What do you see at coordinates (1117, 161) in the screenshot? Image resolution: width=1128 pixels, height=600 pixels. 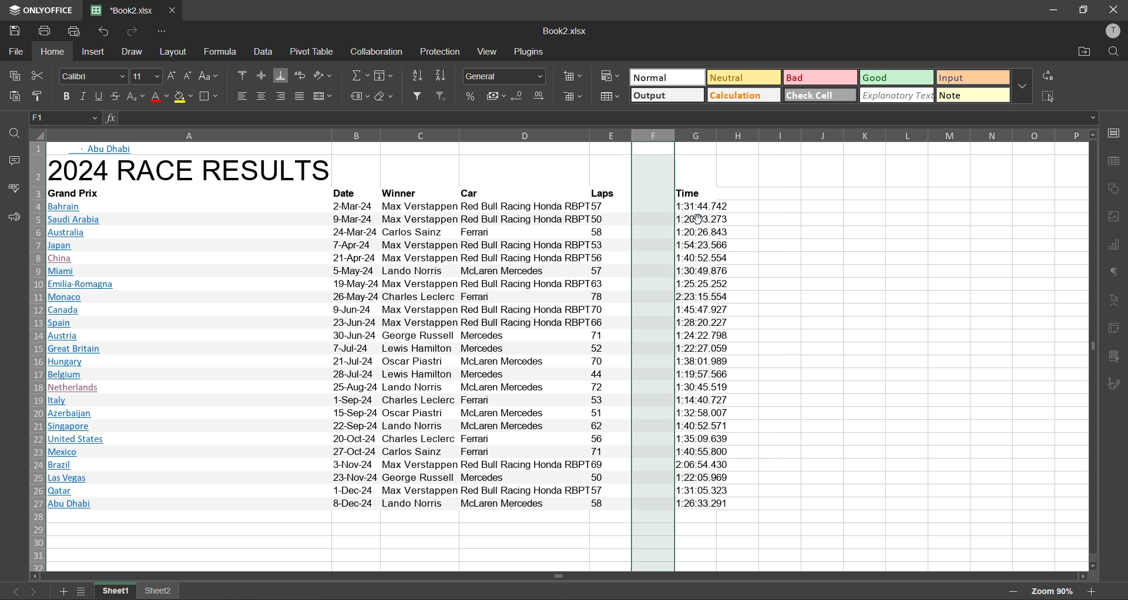 I see `table` at bounding box center [1117, 161].